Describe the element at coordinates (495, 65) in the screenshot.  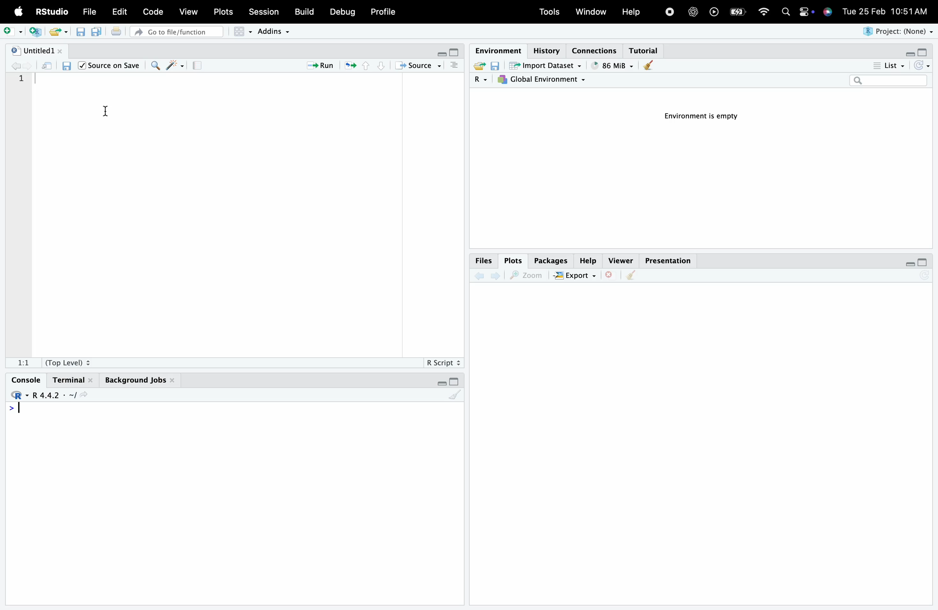
I see `save environment variables` at that location.